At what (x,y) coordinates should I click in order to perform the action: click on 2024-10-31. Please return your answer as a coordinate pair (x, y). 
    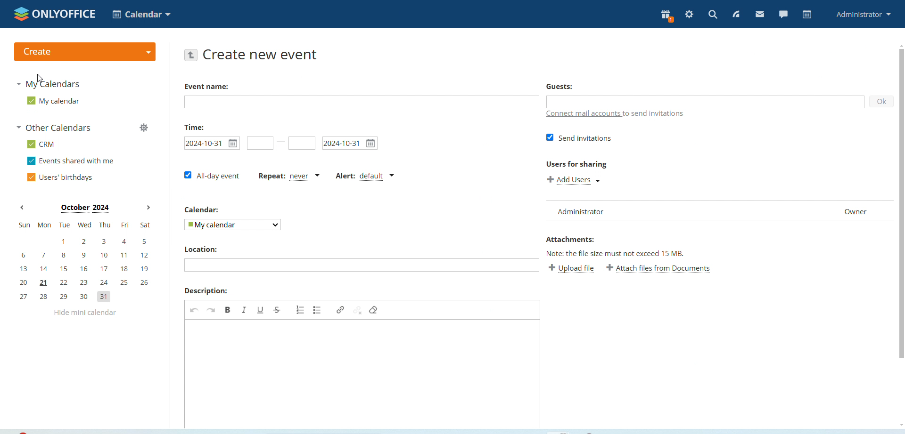
    Looking at the image, I should click on (350, 144).